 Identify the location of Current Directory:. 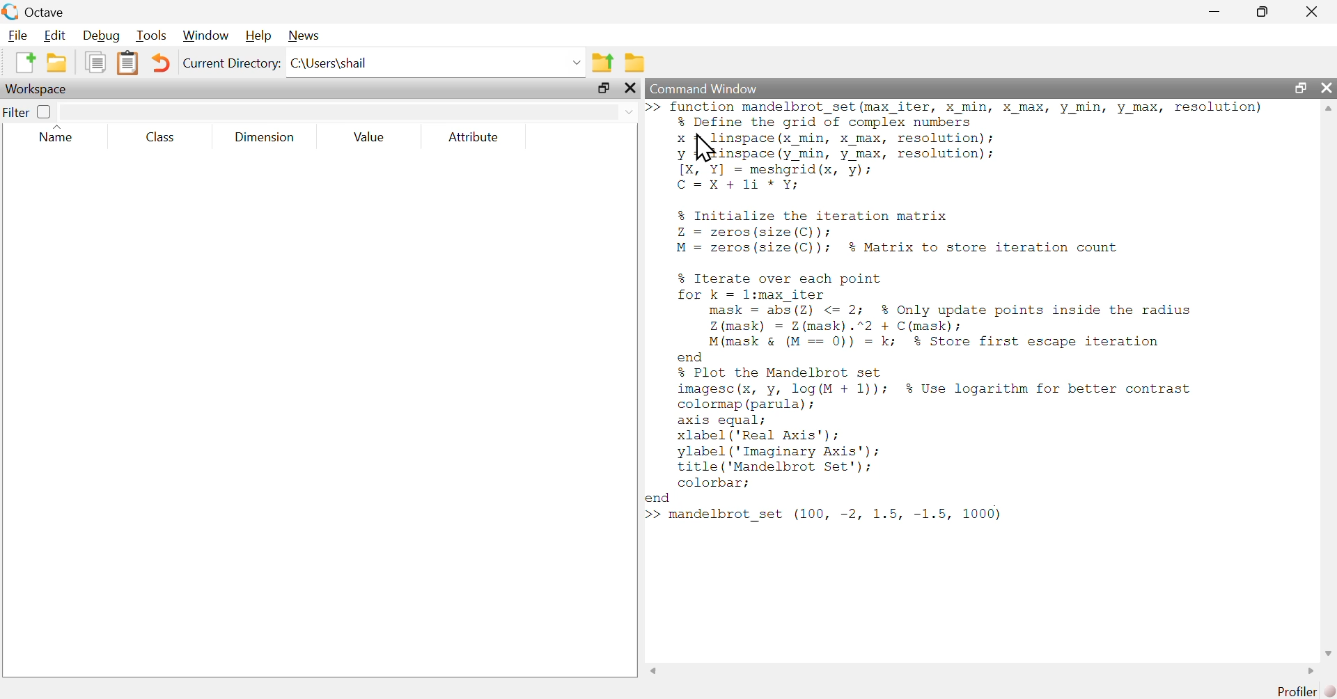
(231, 65).